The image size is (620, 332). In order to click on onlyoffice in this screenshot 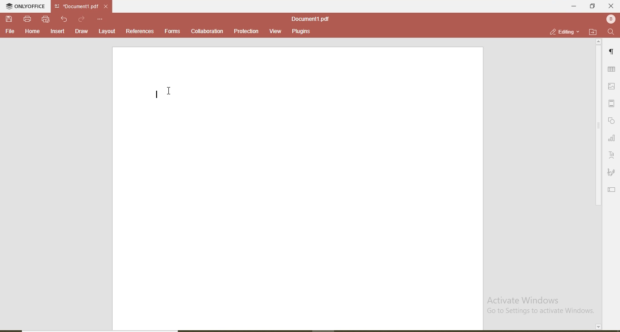, I will do `click(27, 7)`.